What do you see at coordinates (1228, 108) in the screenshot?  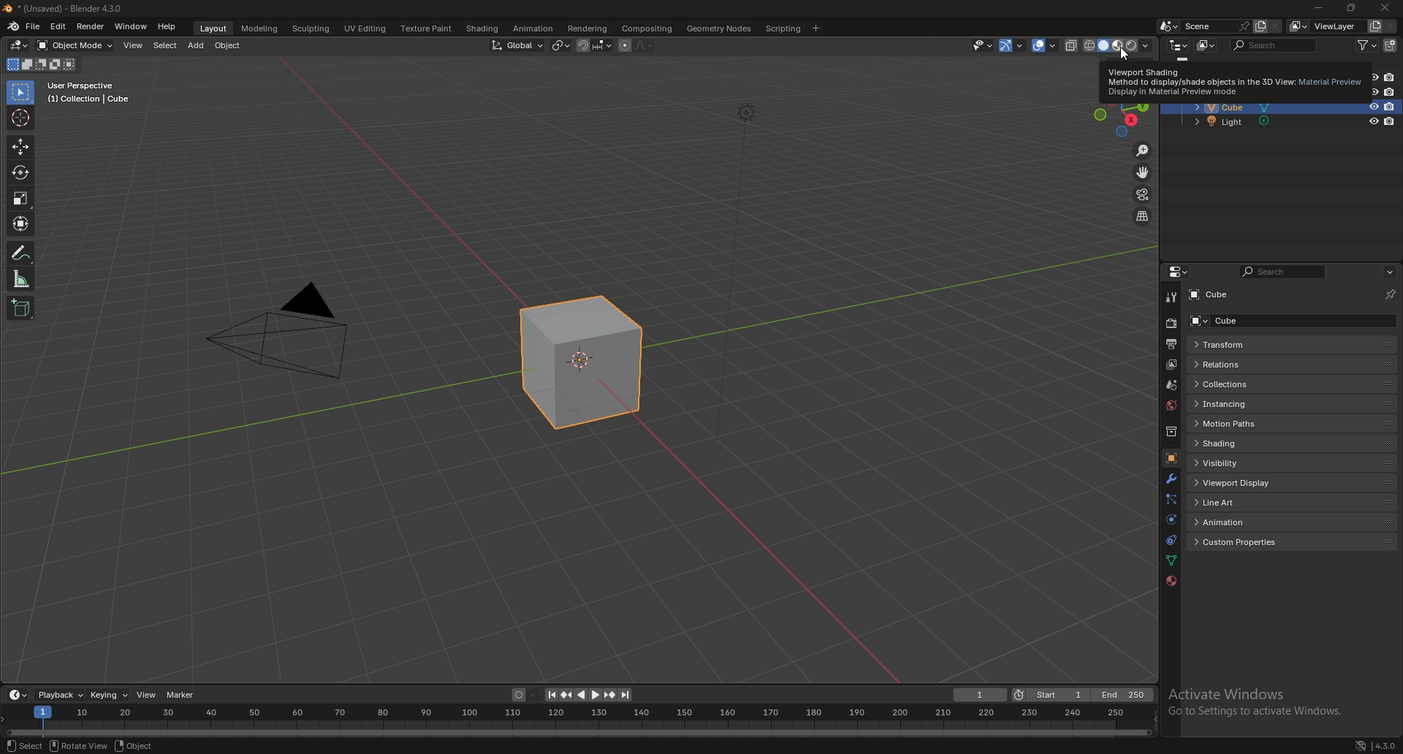 I see `cube` at bounding box center [1228, 108].